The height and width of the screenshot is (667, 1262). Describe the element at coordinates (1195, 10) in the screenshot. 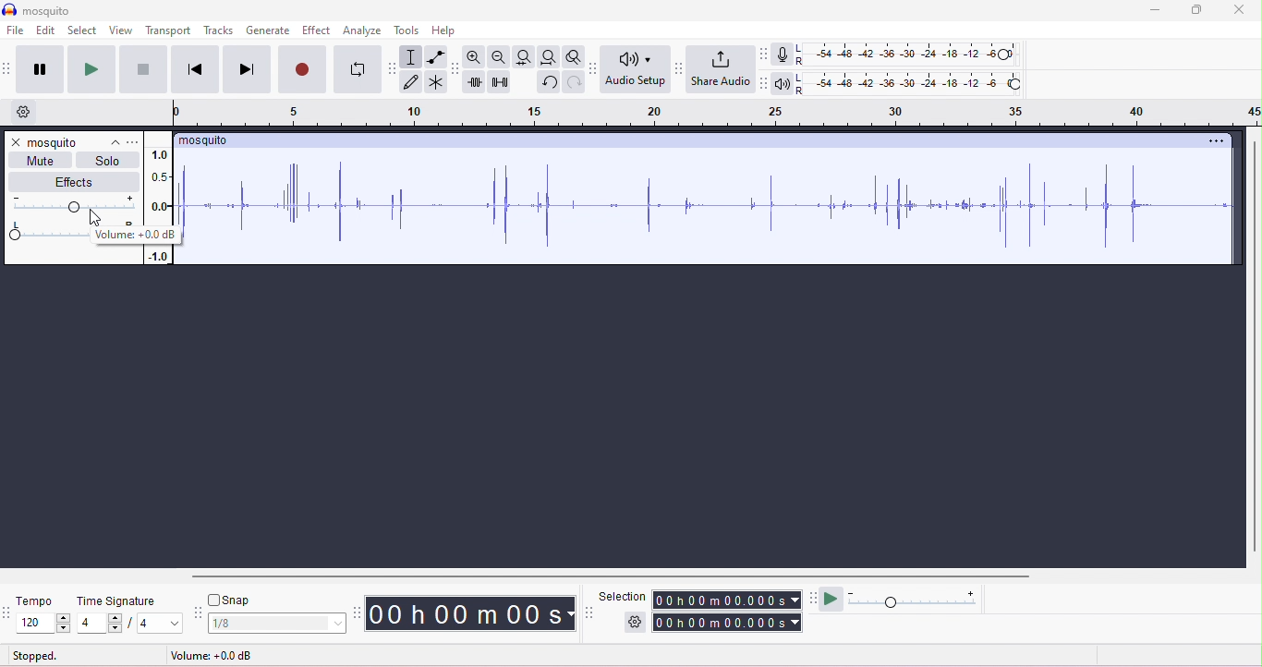

I see `maximize` at that location.